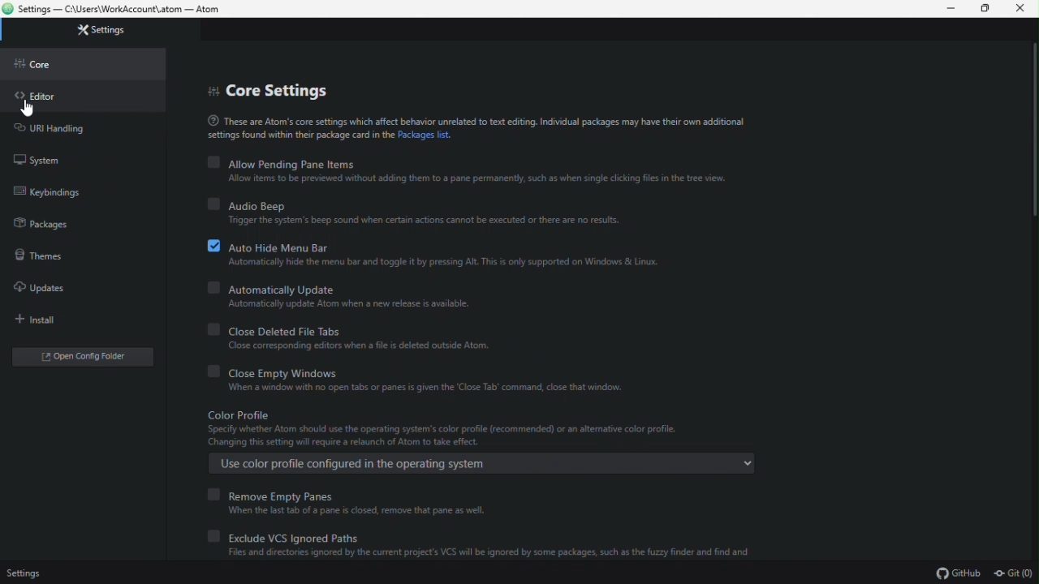 Image resolution: width=1039 pixels, height=584 pixels. I want to click on Open folder, so click(87, 359).